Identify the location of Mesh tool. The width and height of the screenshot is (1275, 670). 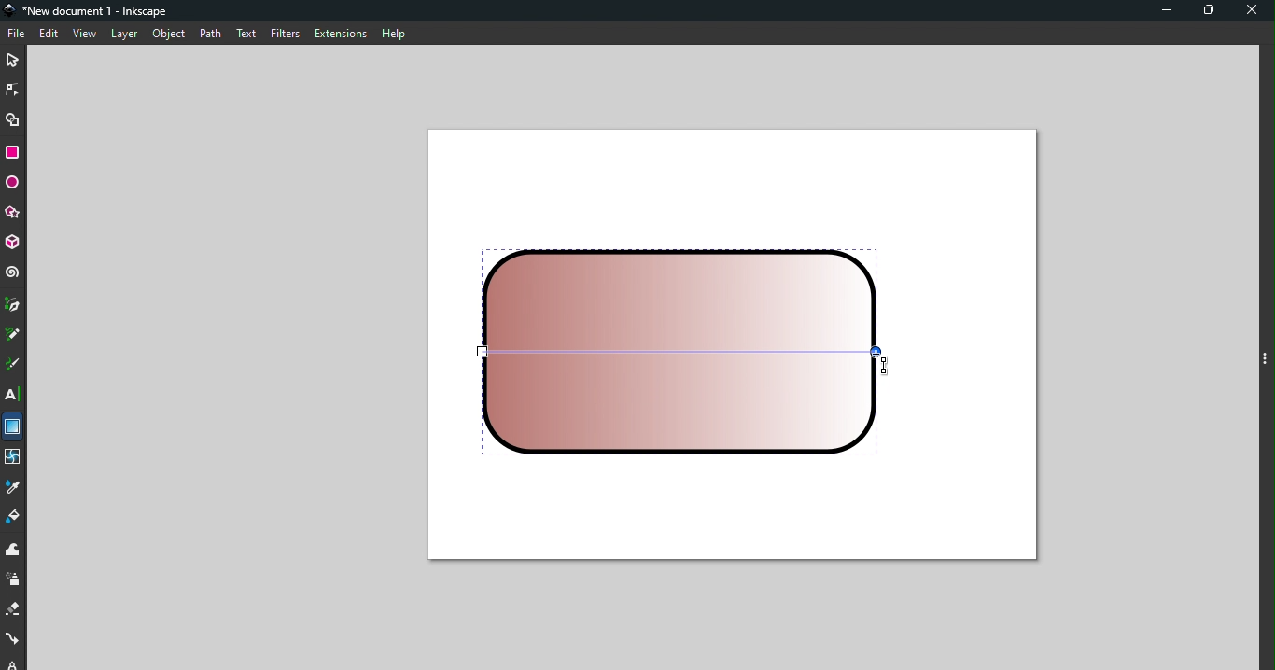
(13, 459).